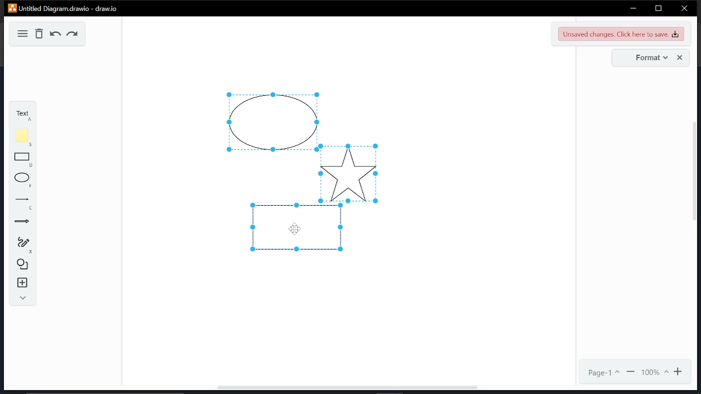  I want to click on note, so click(24, 137).